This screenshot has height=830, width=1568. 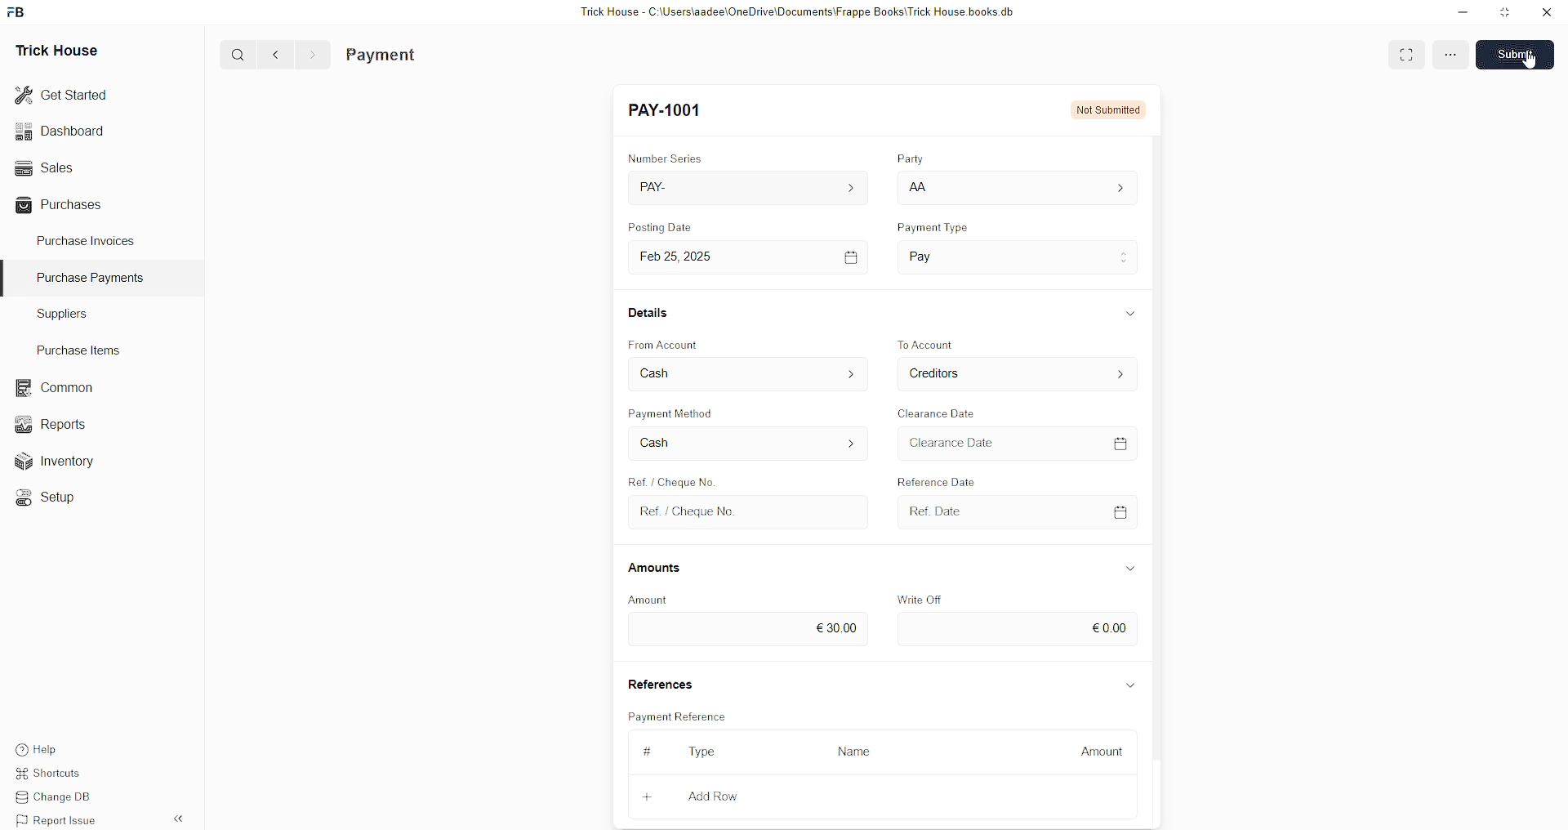 What do you see at coordinates (1547, 12) in the screenshot?
I see `close` at bounding box center [1547, 12].